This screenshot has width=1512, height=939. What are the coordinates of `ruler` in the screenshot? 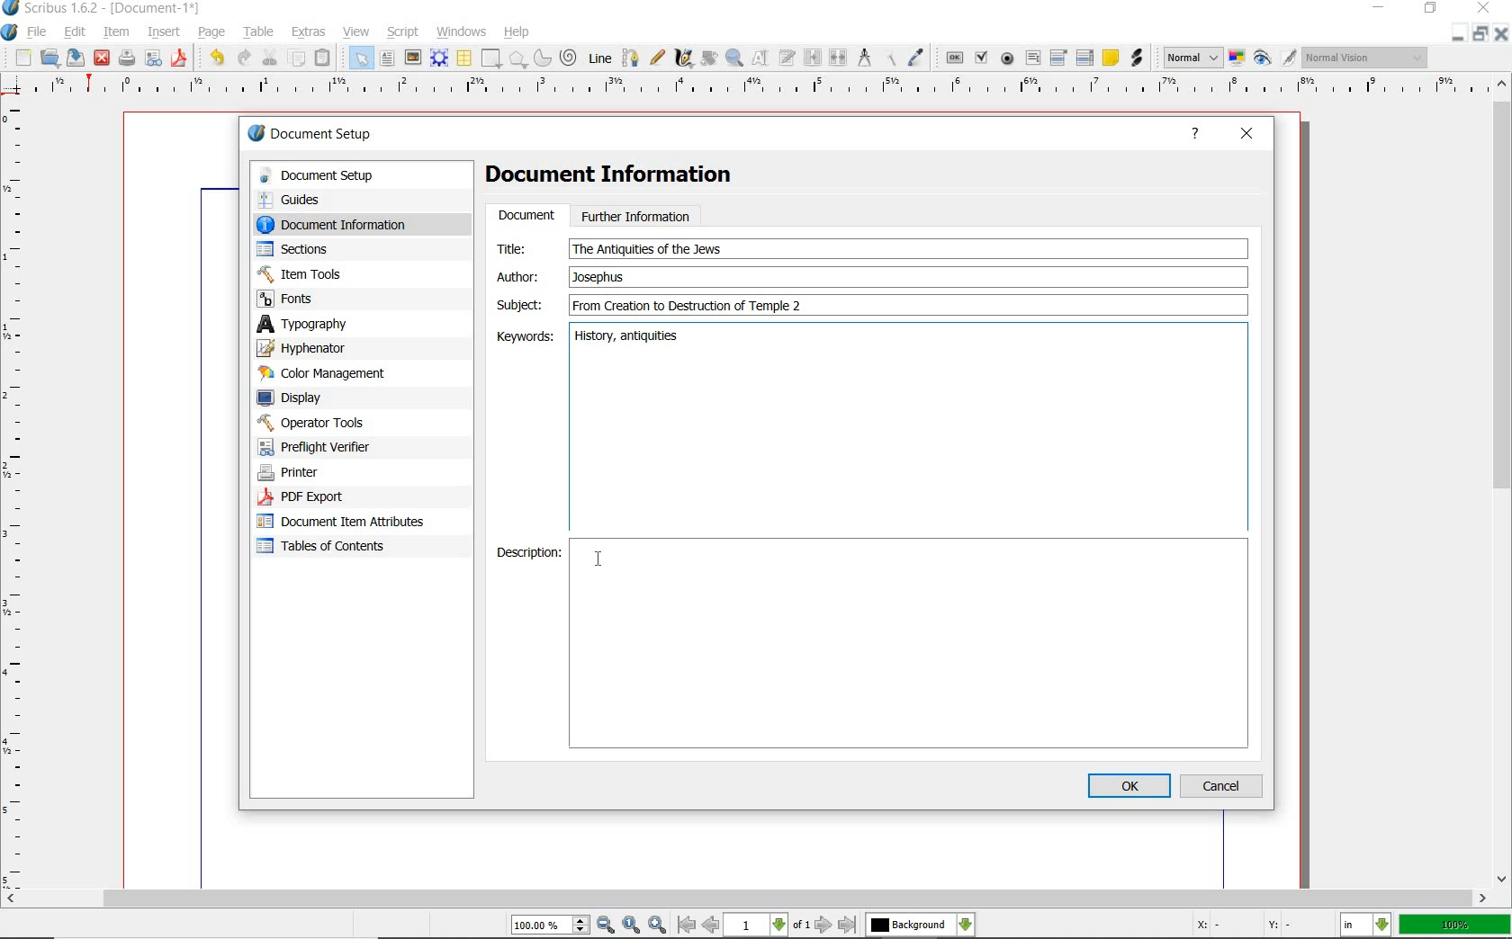 It's located at (19, 493).